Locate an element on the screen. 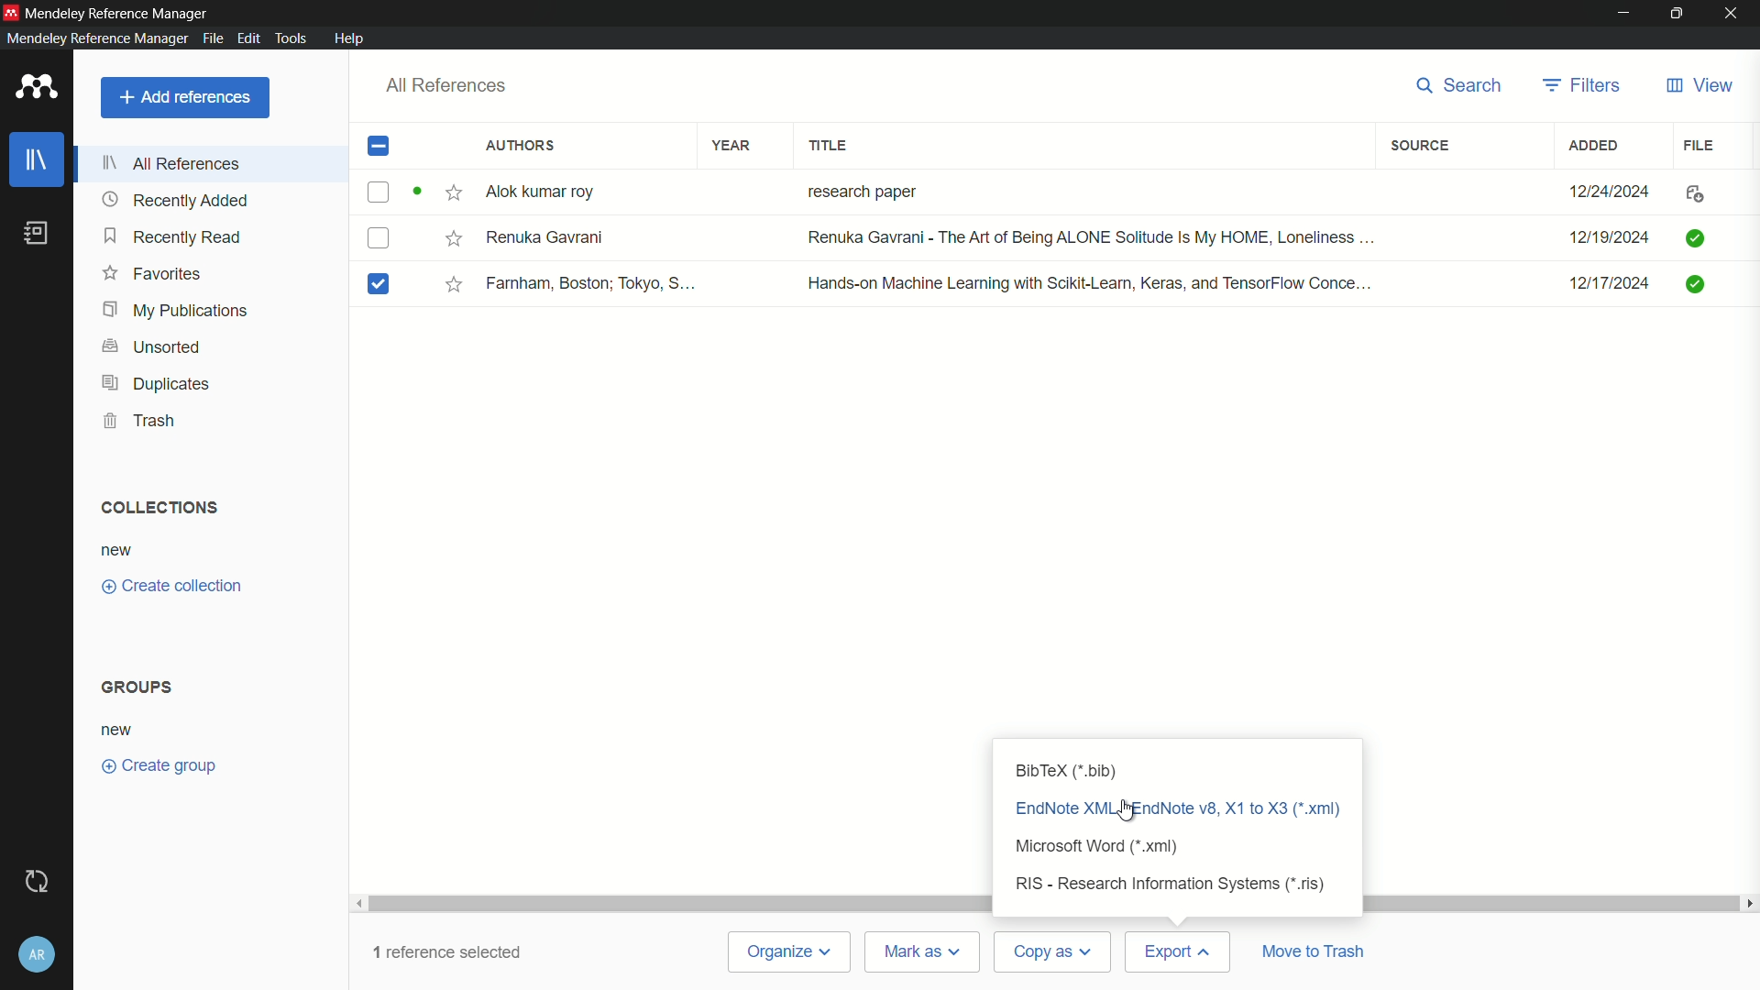 Image resolution: width=1760 pixels, height=990 pixels. search is located at coordinates (1461, 85).